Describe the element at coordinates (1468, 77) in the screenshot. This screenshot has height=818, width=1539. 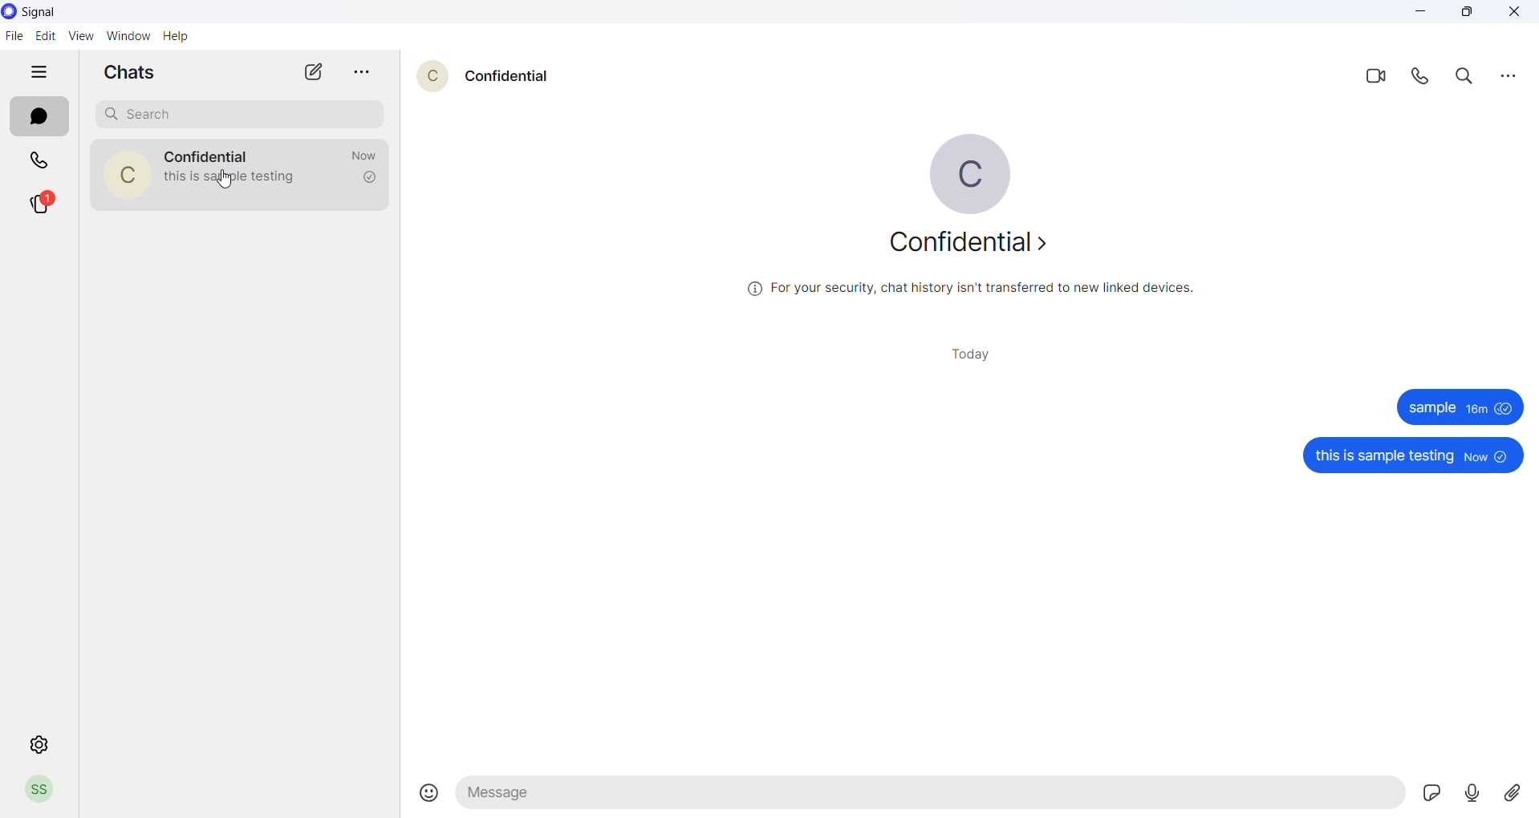
I see `search message` at that location.